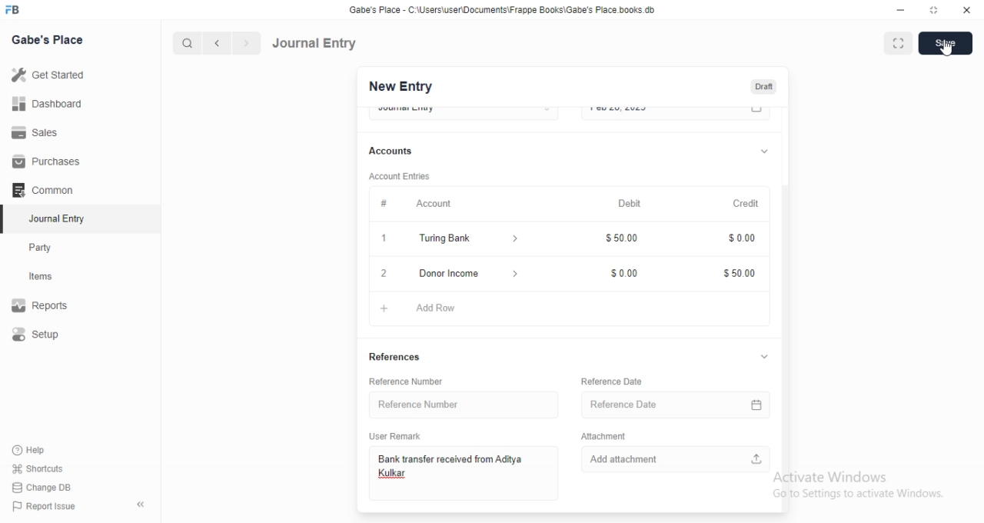  Describe the element at coordinates (214, 43) in the screenshot. I see `previous` at that location.